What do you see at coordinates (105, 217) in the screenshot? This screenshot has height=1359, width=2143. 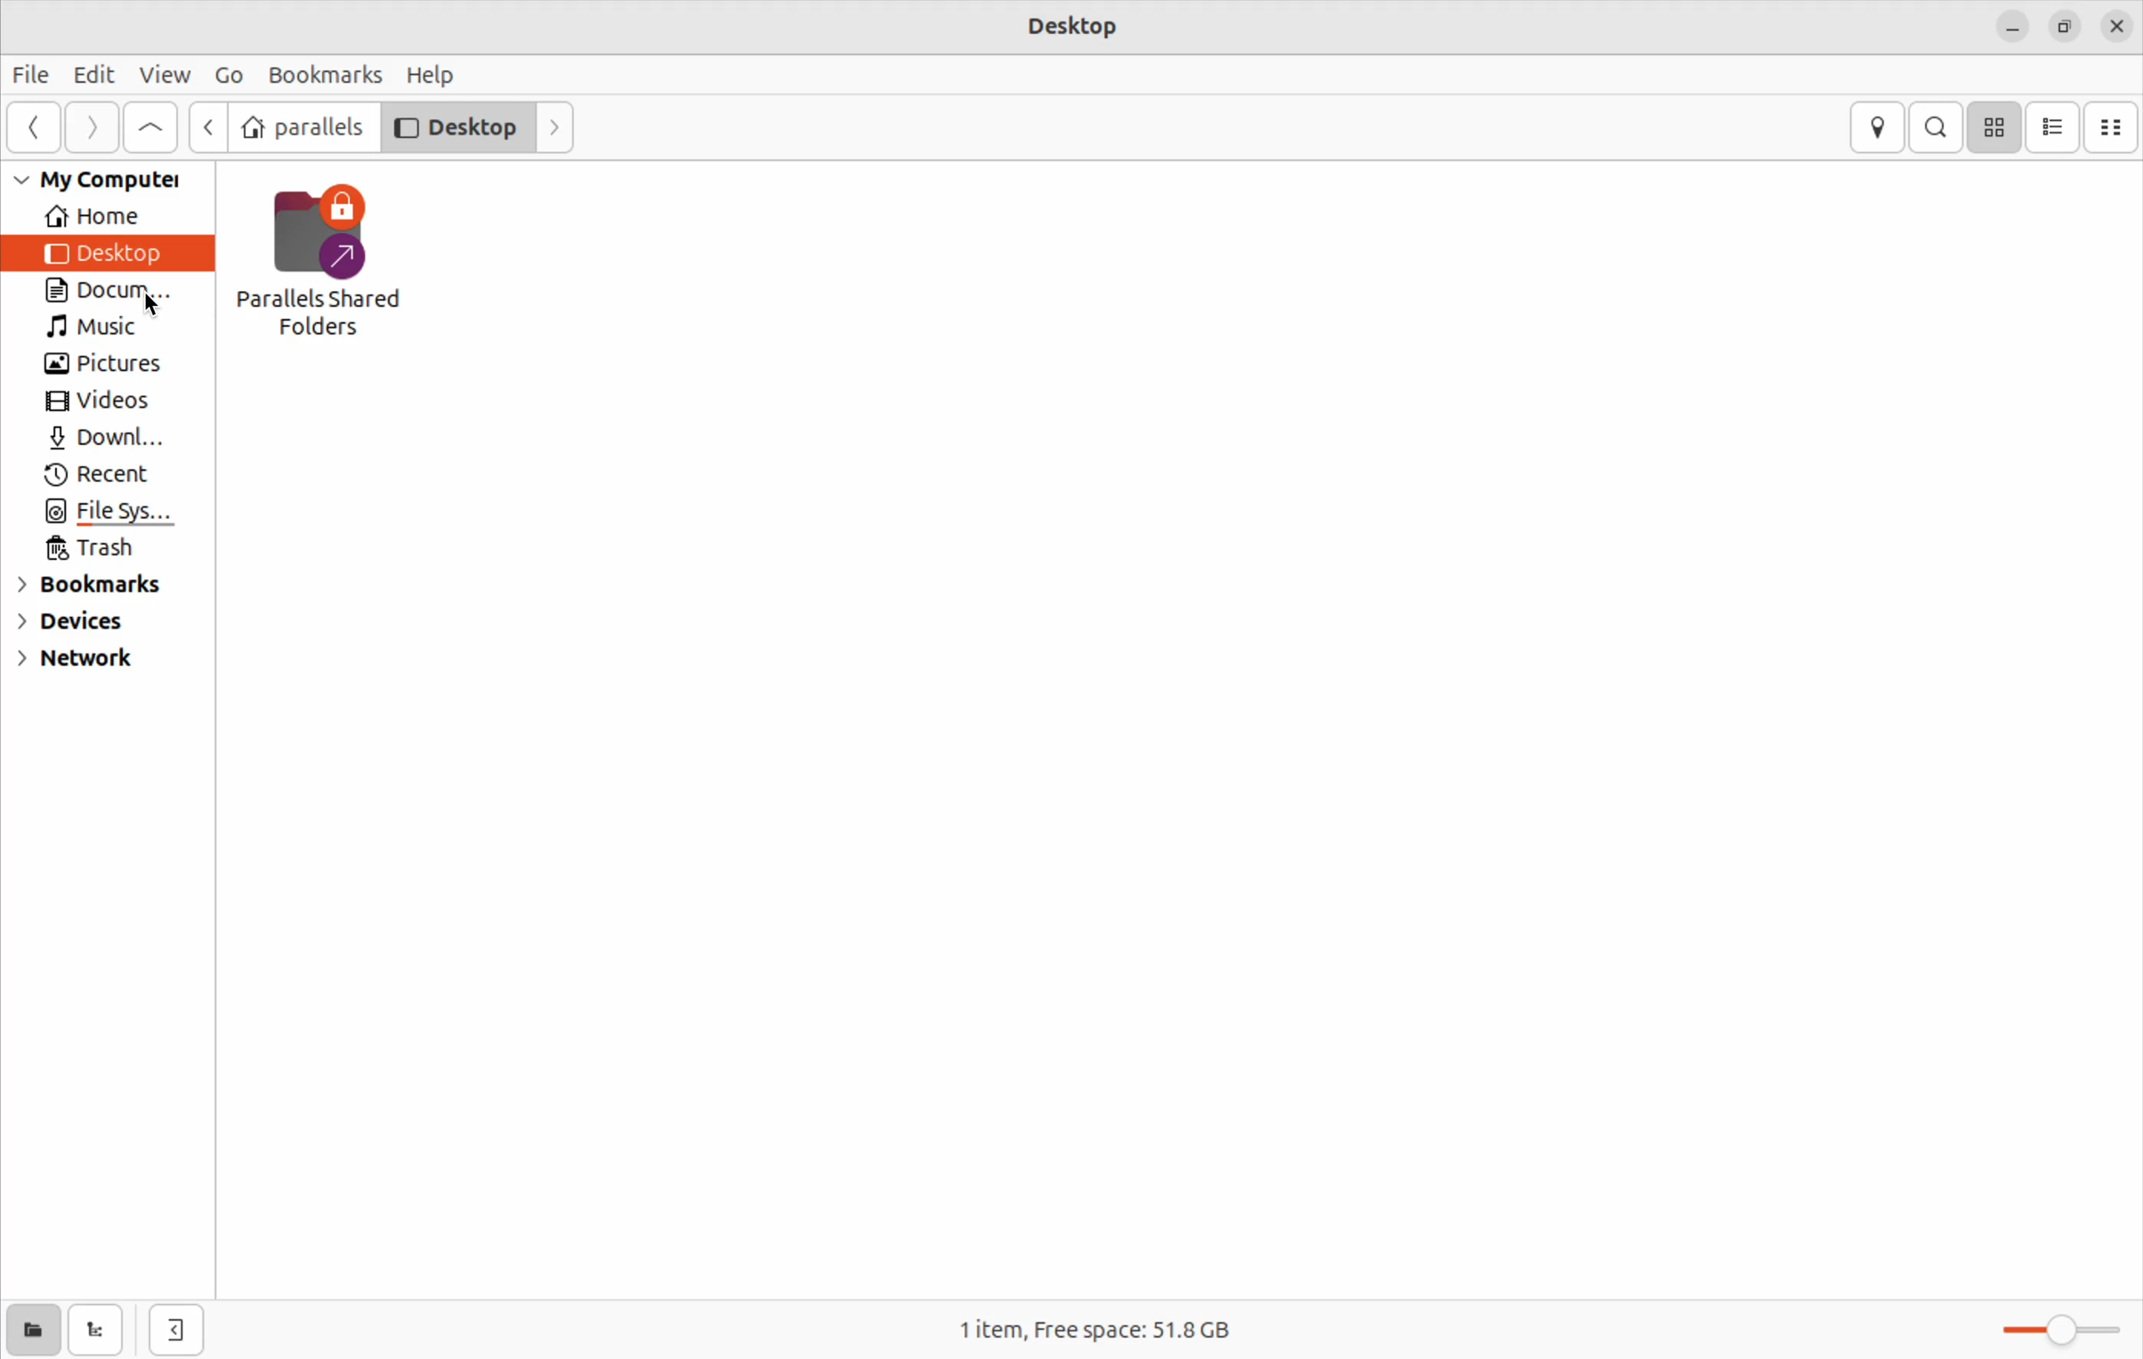 I see `Home` at bounding box center [105, 217].